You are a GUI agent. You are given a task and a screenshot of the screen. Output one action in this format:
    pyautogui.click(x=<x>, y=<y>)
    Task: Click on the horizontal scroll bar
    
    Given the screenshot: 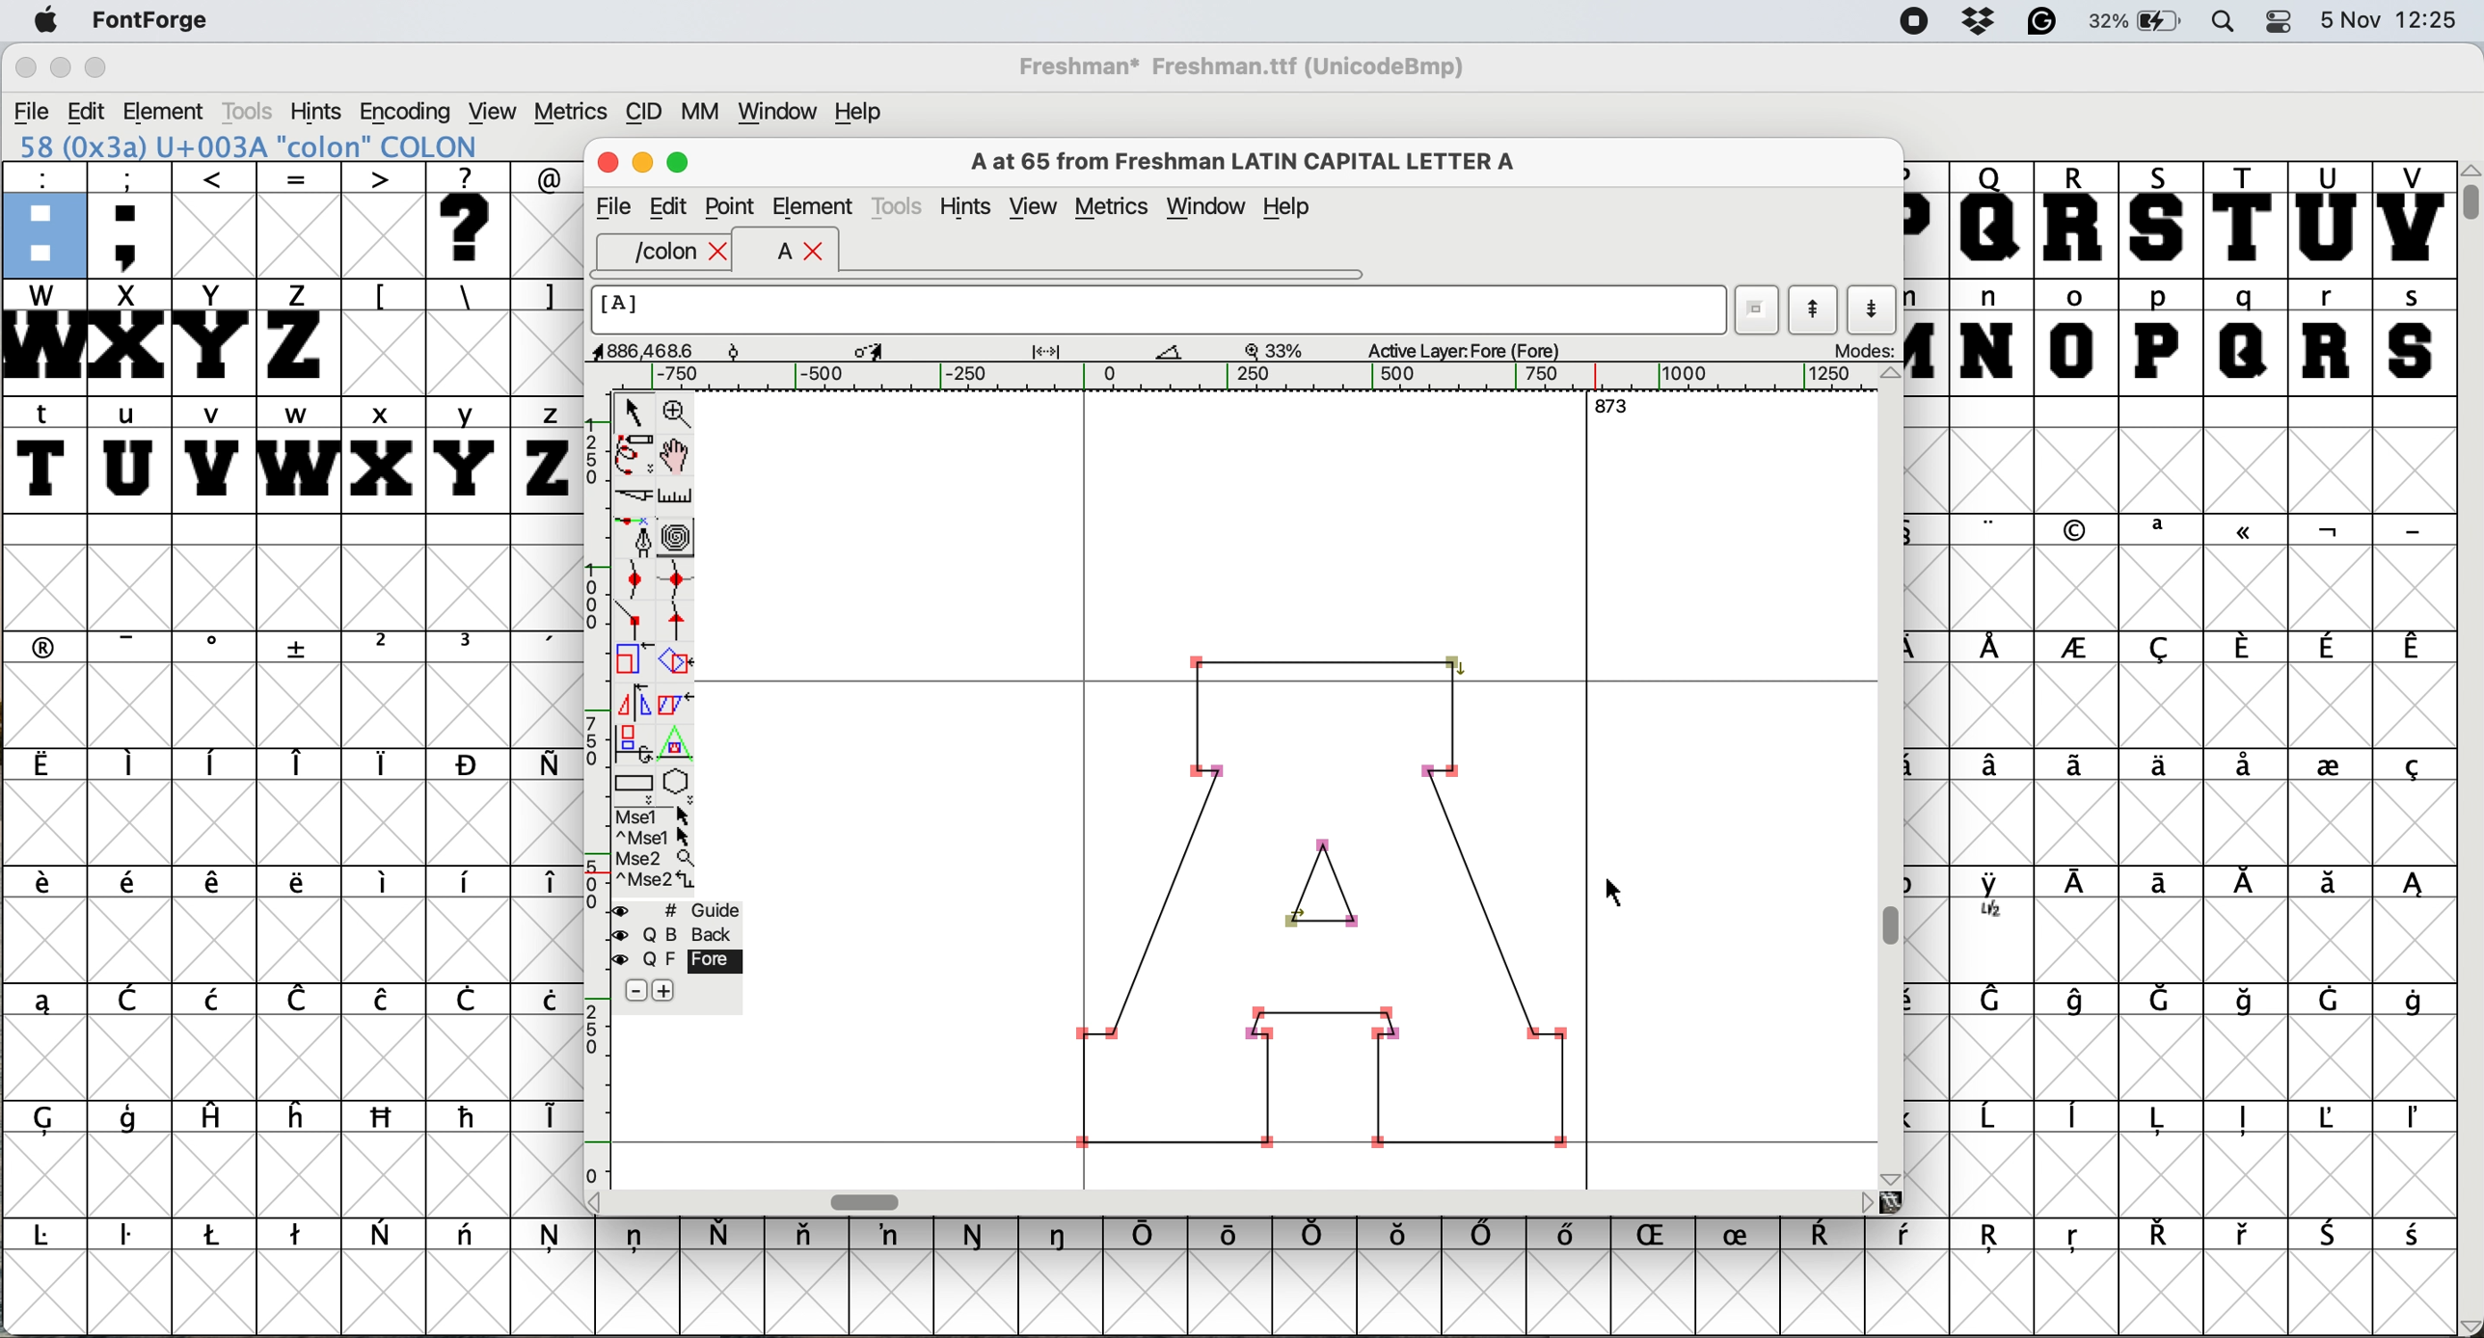 What is the action you would take?
    pyautogui.click(x=1244, y=1201)
    